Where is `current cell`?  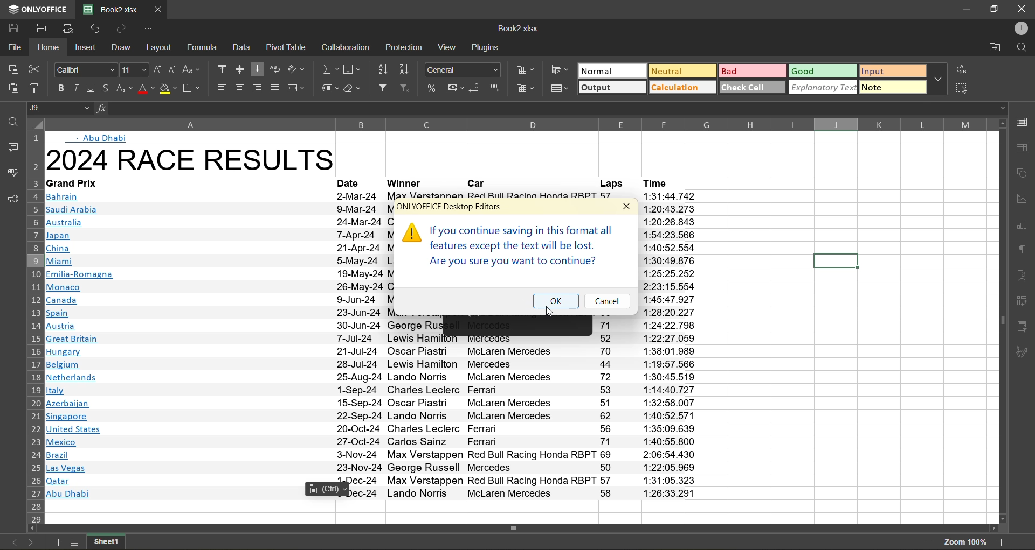
current cell is located at coordinates (834, 261).